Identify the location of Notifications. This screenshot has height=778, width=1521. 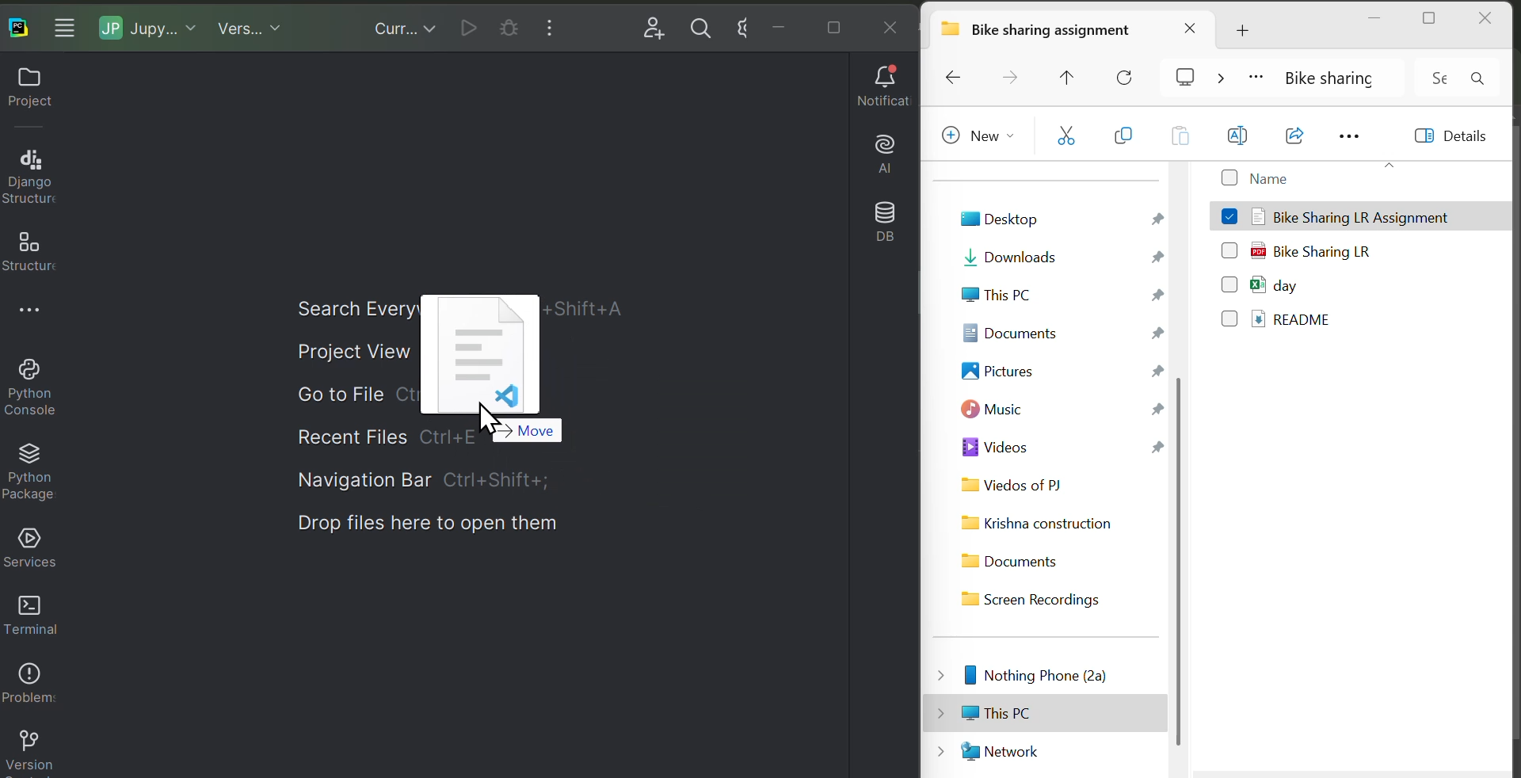
(879, 88).